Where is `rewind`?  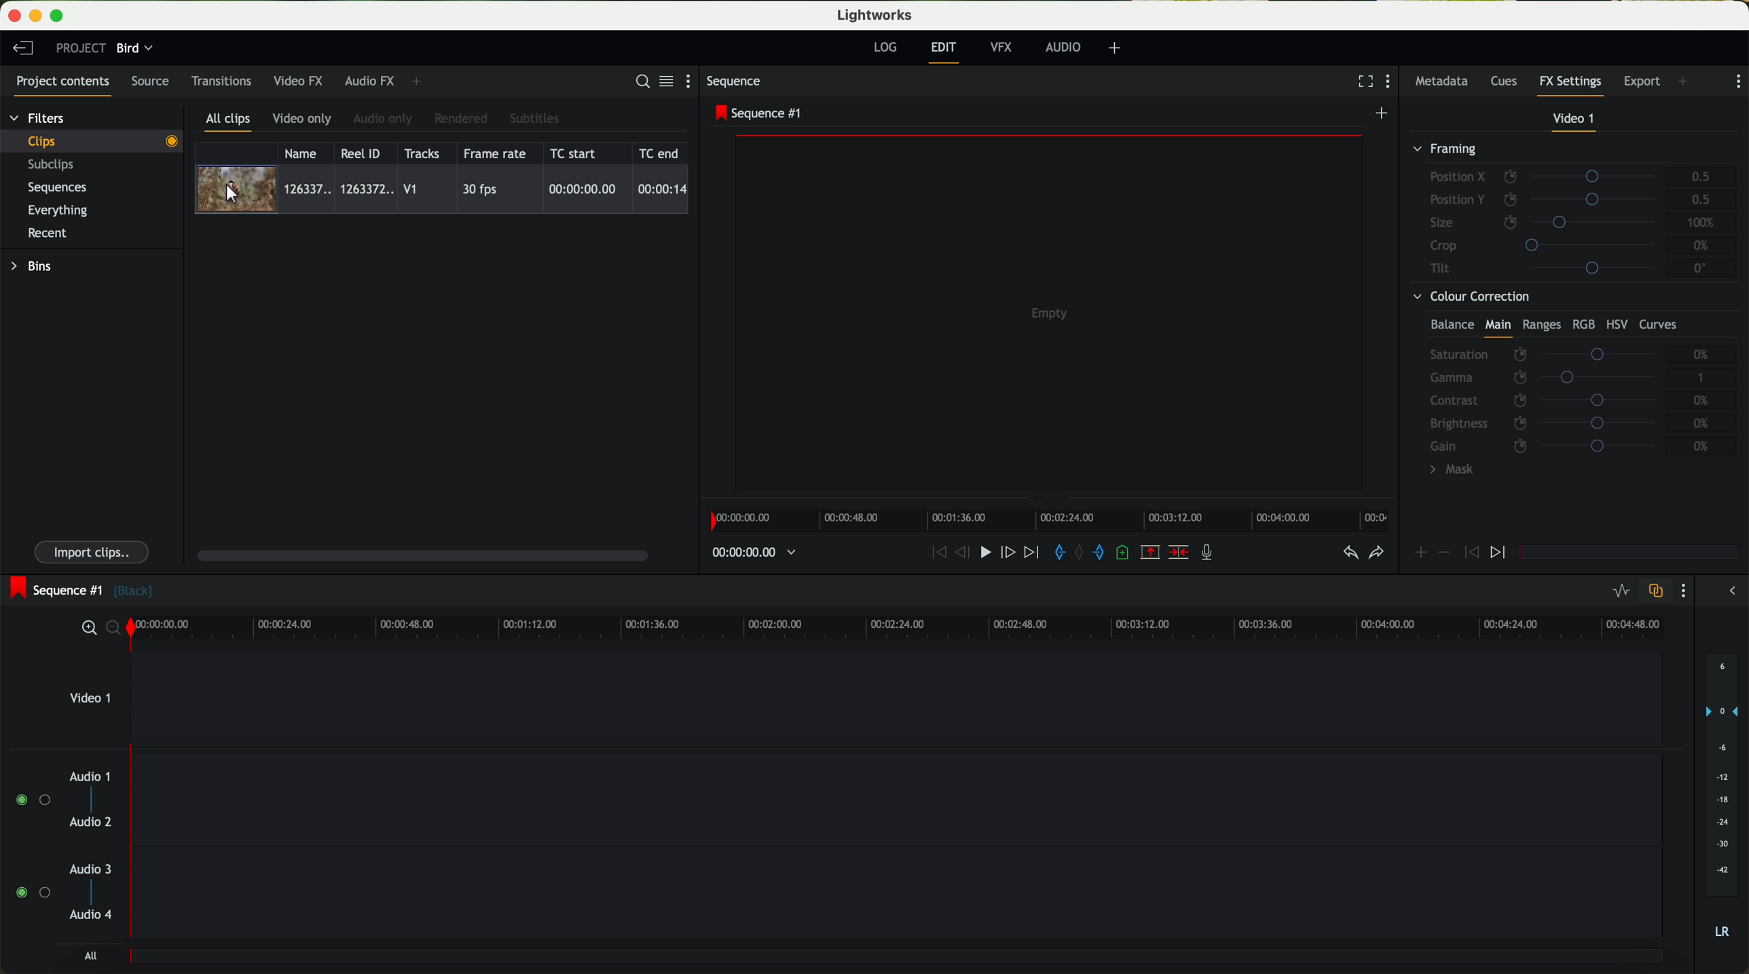
rewind is located at coordinates (938, 553).